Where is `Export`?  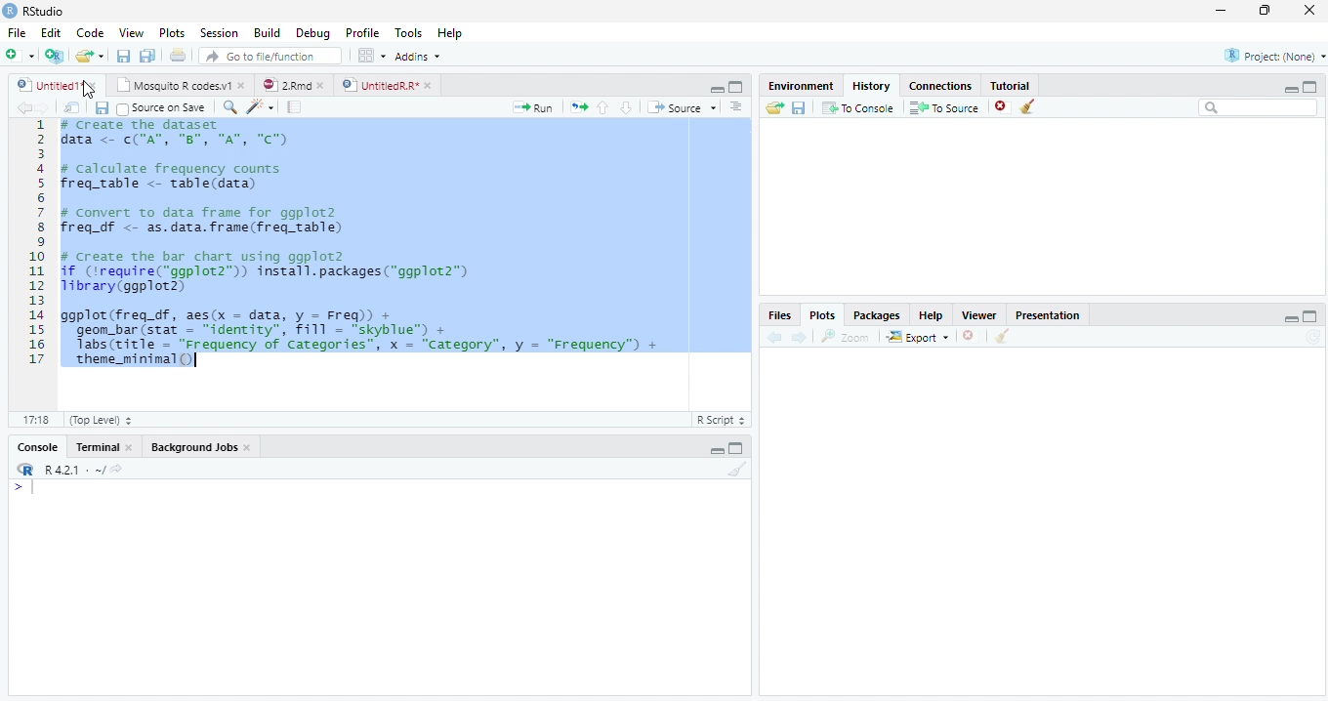 Export is located at coordinates (916, 337).